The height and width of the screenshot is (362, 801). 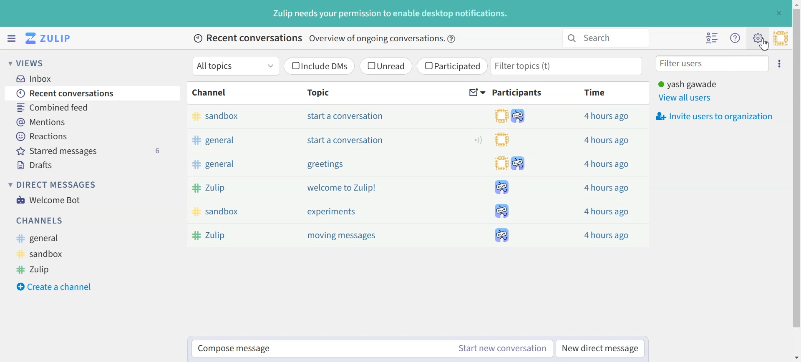 What do you see at coordinates (734, 38) in the screenshot?
I see `Help Menu` at bounding box center [734, 38].